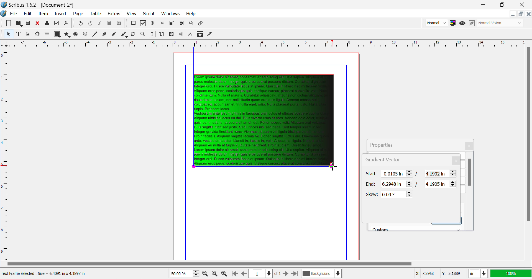 This screenshot has width=532, height=279. Describe the element at coordinates (274, 43) in the screenshot. I see `Vertical Page Margin` at that location.